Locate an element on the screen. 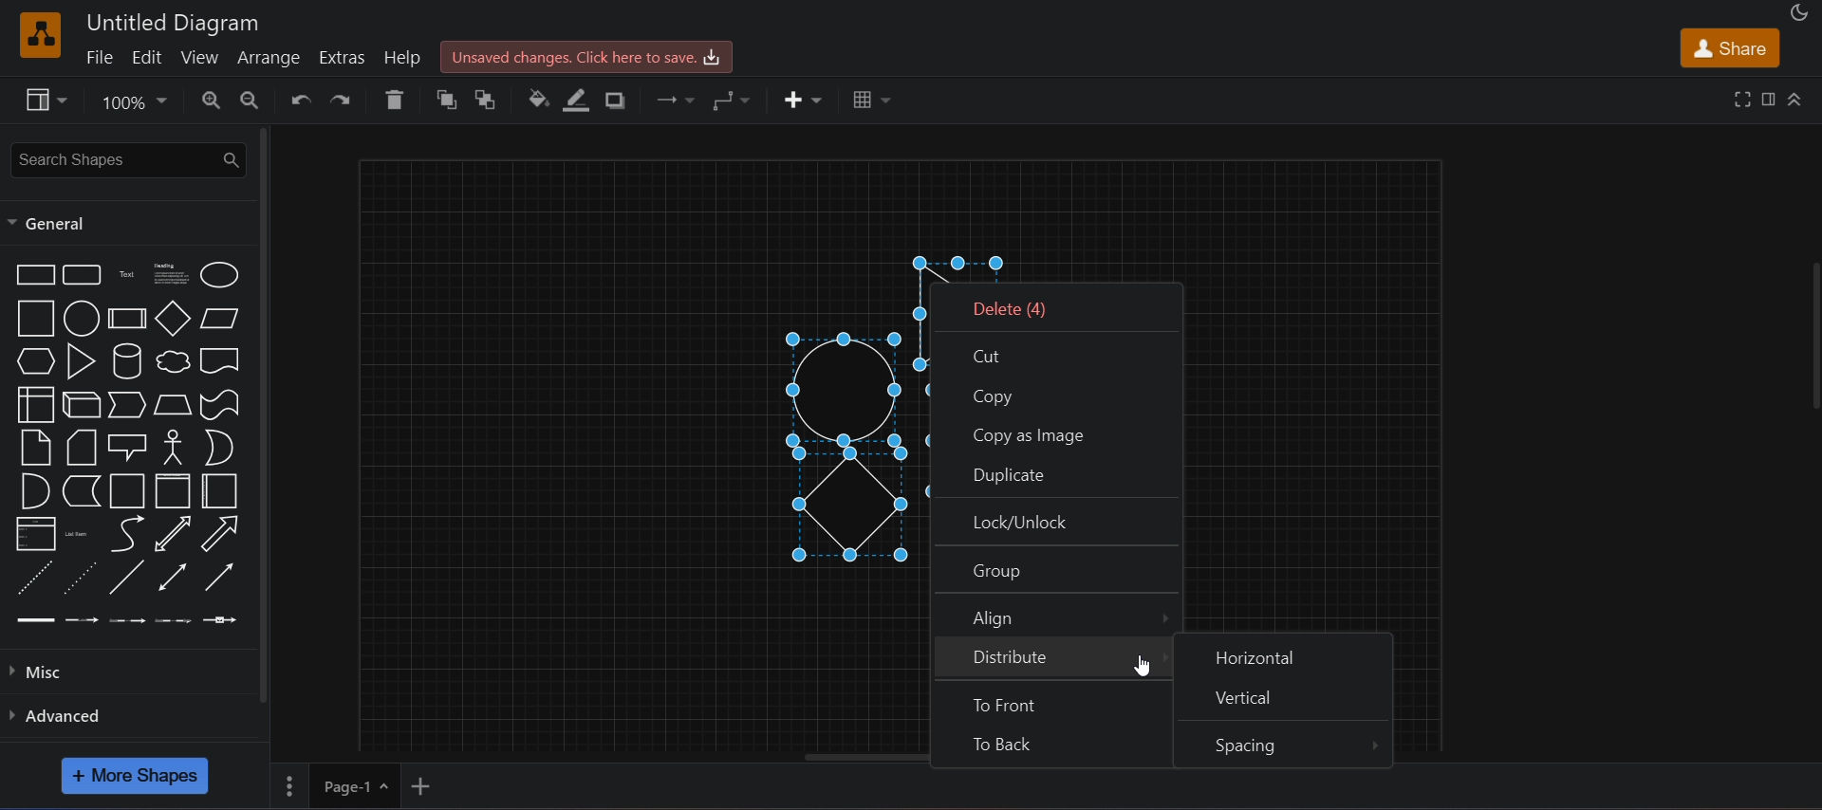 This screenshot has width=1822, height=810. unsaved changes. click here to save is located at coordinates (584, 56).